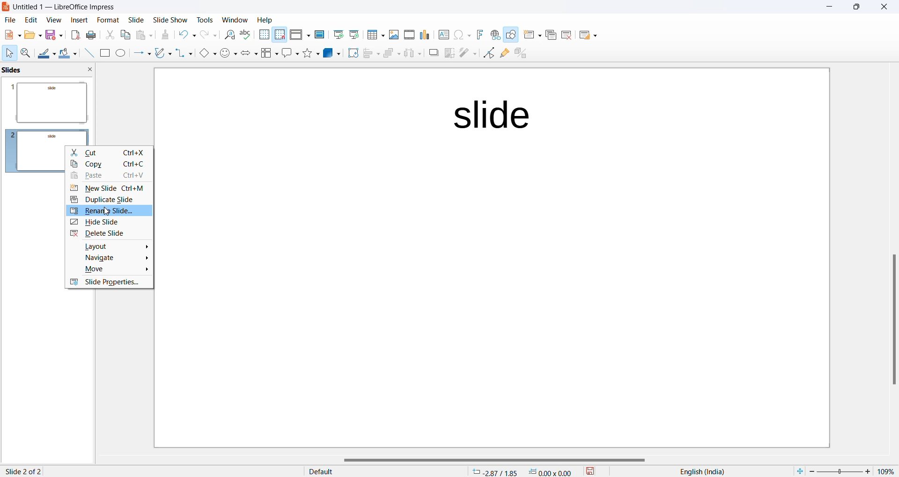  I want to click on Display views, so click(300, 34).